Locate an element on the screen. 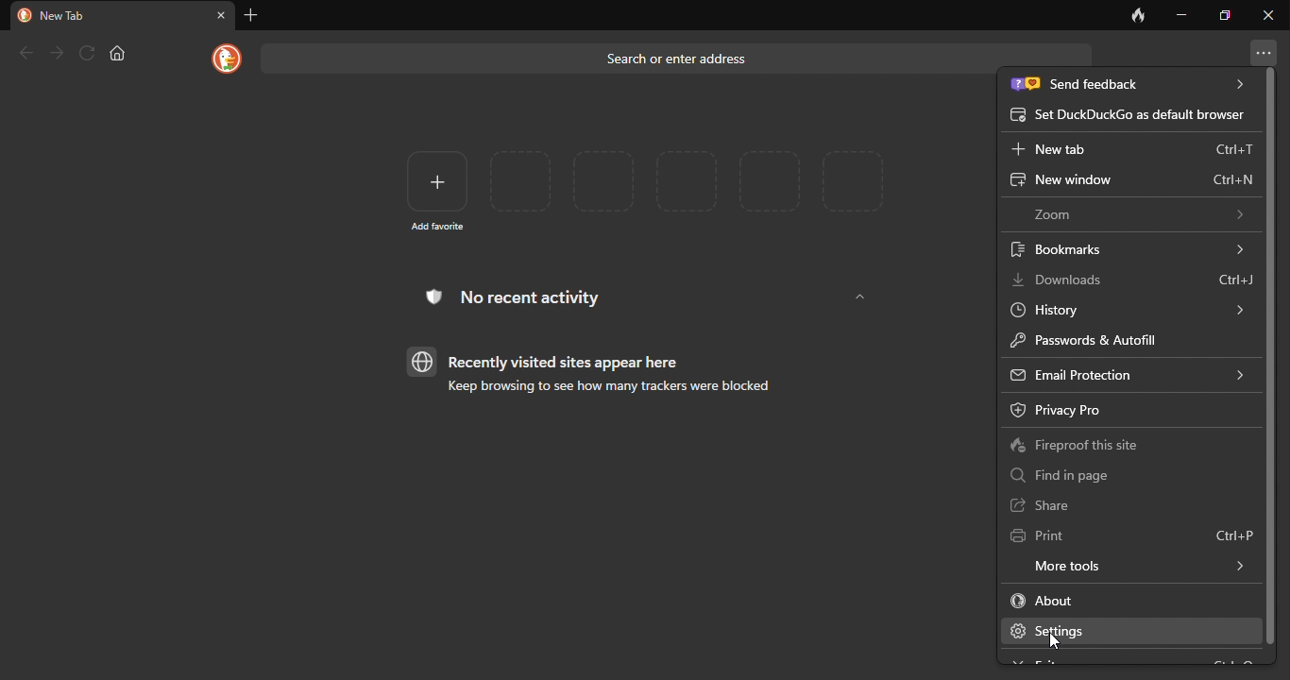 The height and width of the screenshot is (680, 1290). set as default is located at coordinates (1128, 114).